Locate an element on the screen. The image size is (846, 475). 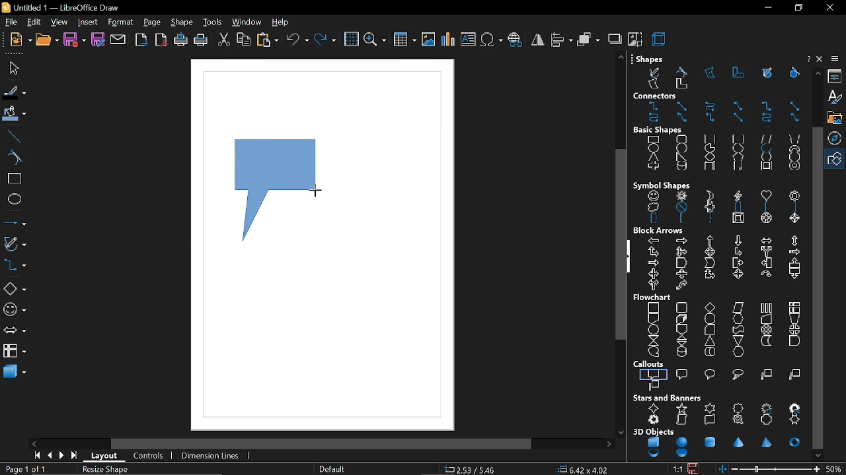
flowchart is located at coordinates (654, 298).